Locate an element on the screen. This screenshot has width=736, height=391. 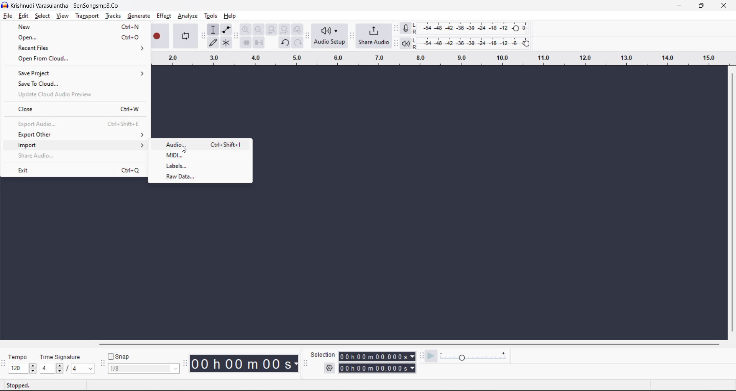
open from cloud is located at coordinates (80, 59).